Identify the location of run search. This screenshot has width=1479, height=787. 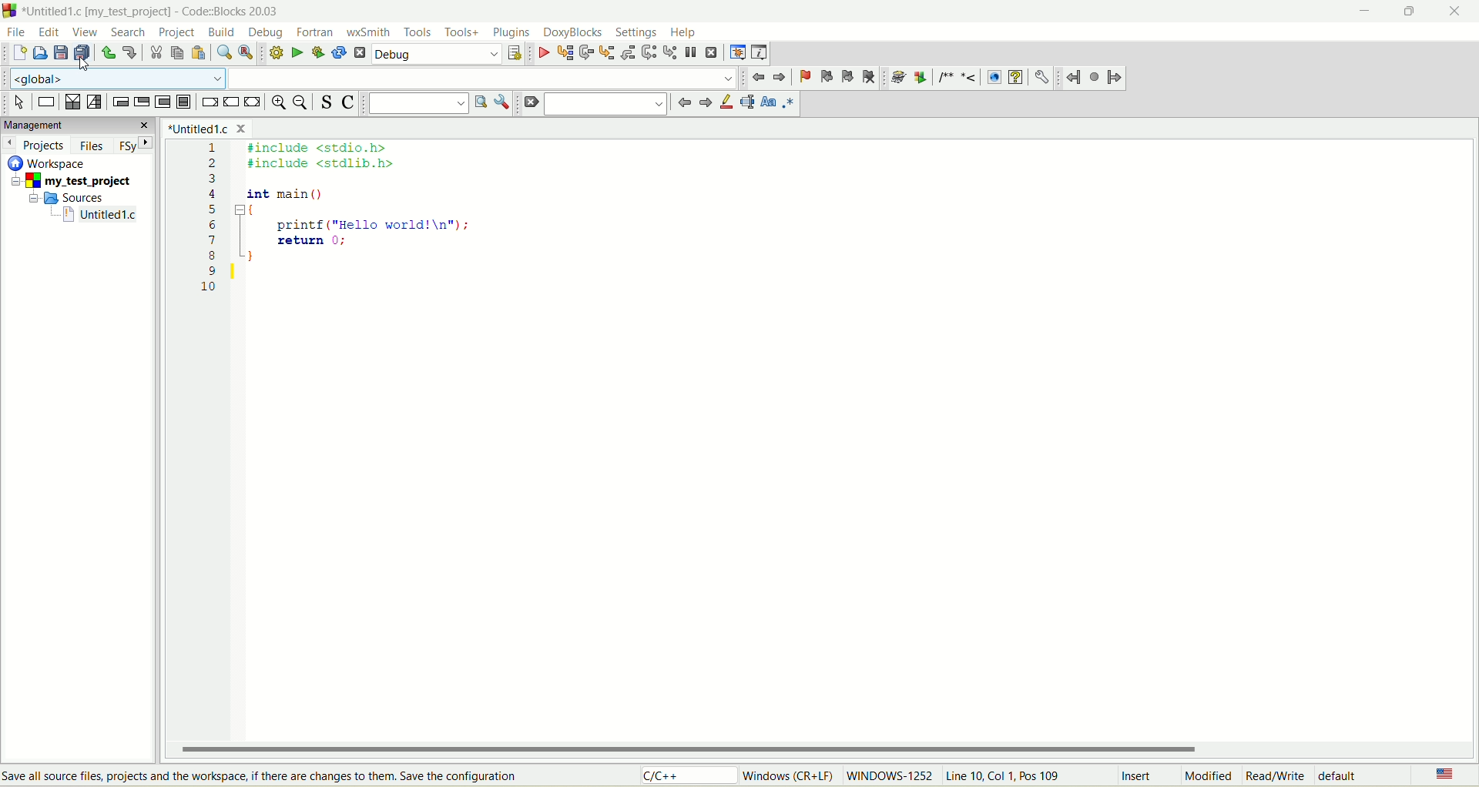
(479, 106).